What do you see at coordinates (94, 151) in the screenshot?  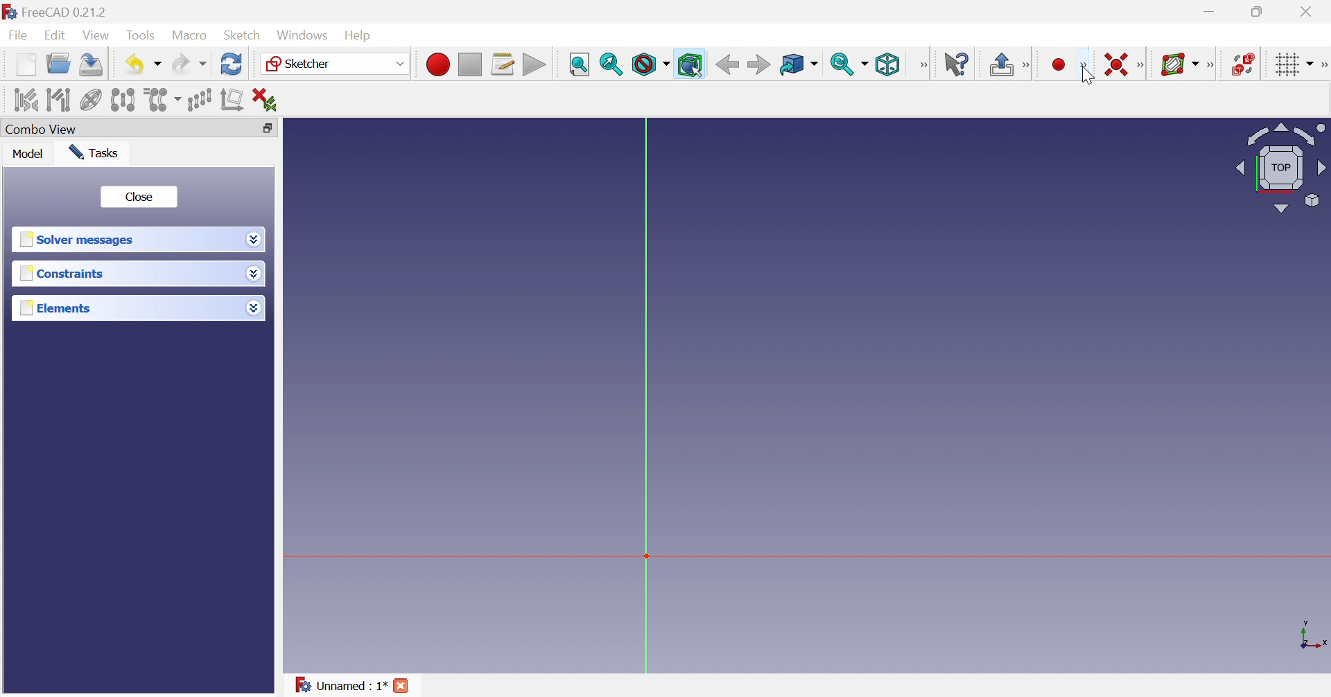 I see `Tasks` at bounding box center [94, 151].